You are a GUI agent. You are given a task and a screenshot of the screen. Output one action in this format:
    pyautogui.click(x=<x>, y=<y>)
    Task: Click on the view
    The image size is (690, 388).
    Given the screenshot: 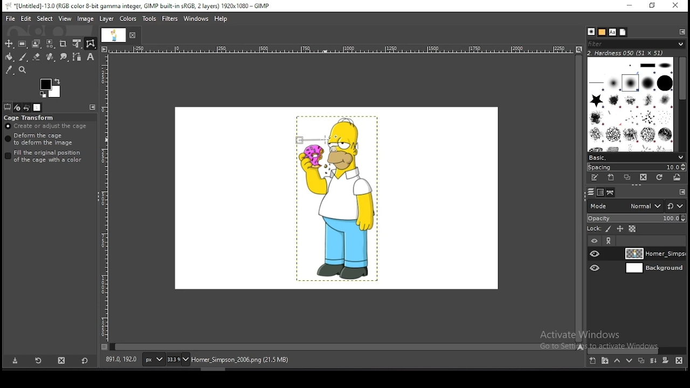 What is the action you would take?
    pyautogui.click(x=65, y=18)
    